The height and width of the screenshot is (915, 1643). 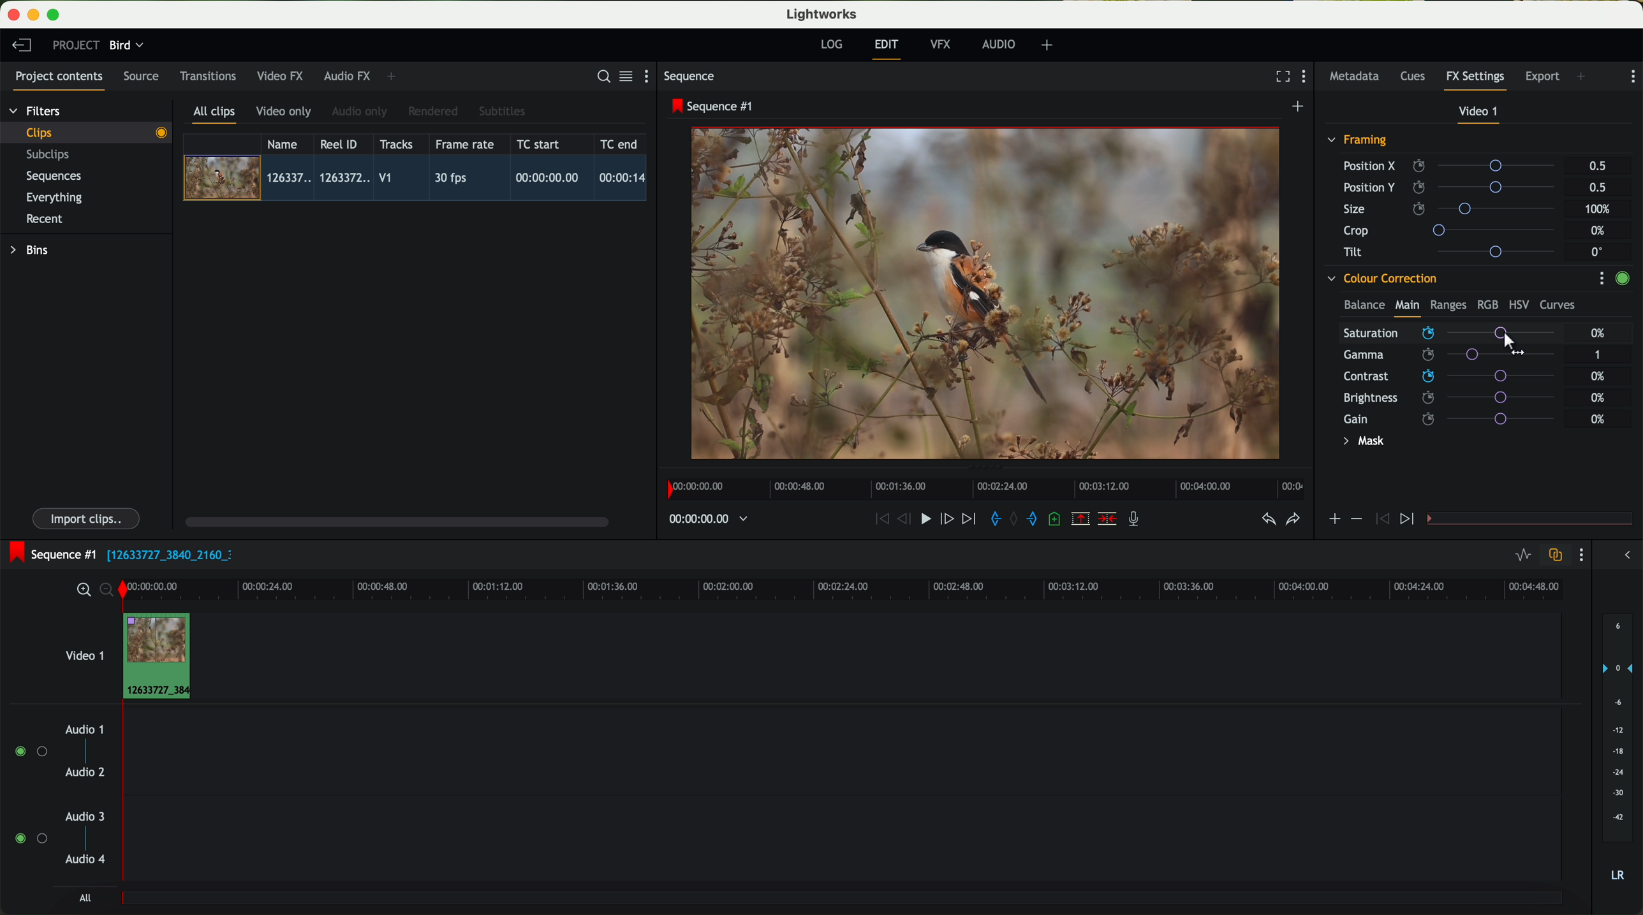 I want to click on colour correction, so click(x=1381, y=279).